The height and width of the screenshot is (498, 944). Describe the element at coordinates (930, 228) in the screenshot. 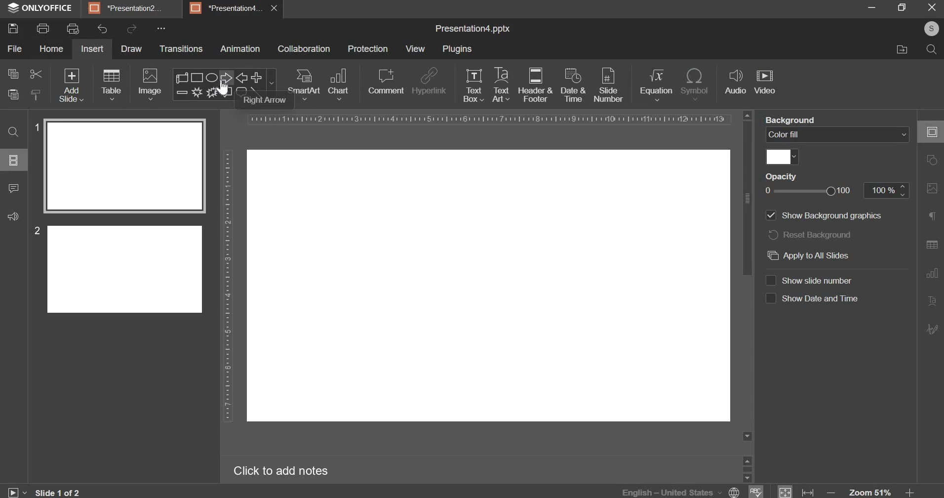

I see `right side bar` at that location.